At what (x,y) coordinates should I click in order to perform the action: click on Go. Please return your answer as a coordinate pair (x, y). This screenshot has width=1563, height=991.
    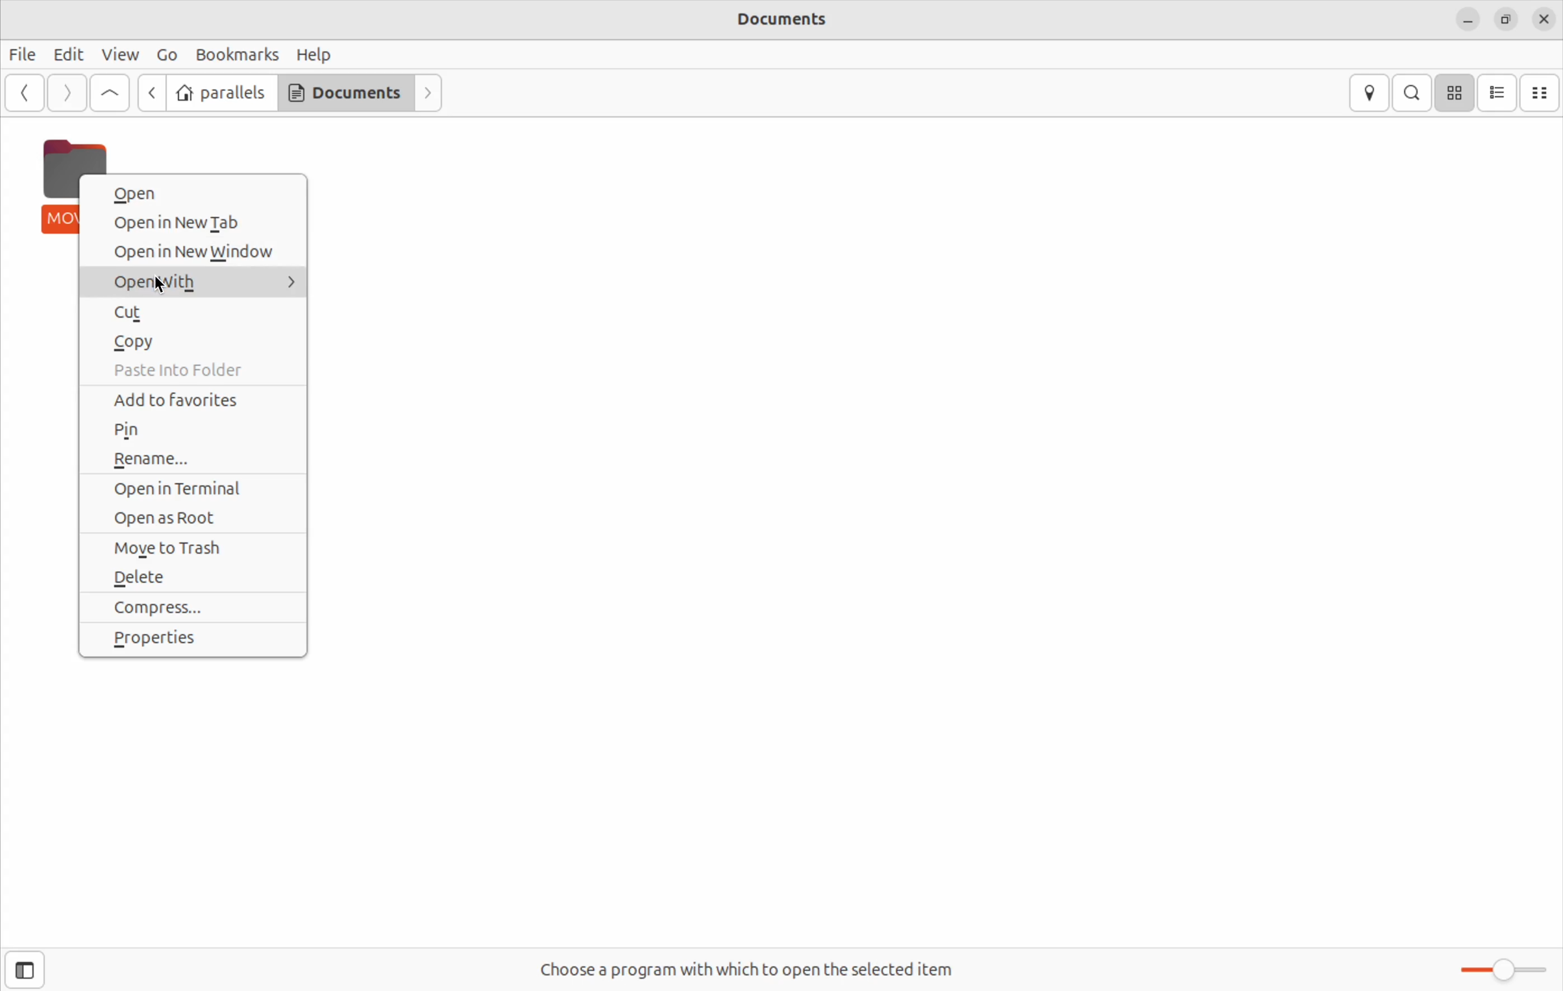
    Looking at the image, I should click on (164, 56).